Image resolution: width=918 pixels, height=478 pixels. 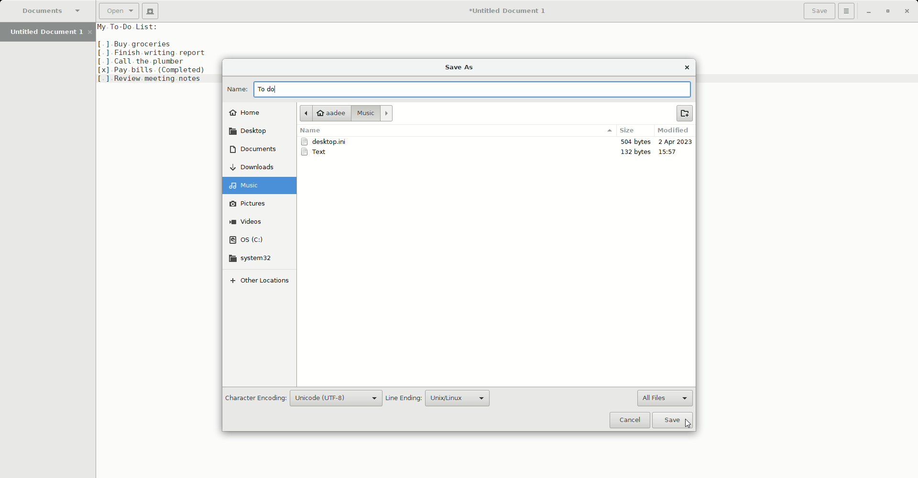 What do you see at coordinates (511, 11) in the screenshot?
I see `Untitled Document 1` at bounding box center [511, 11].